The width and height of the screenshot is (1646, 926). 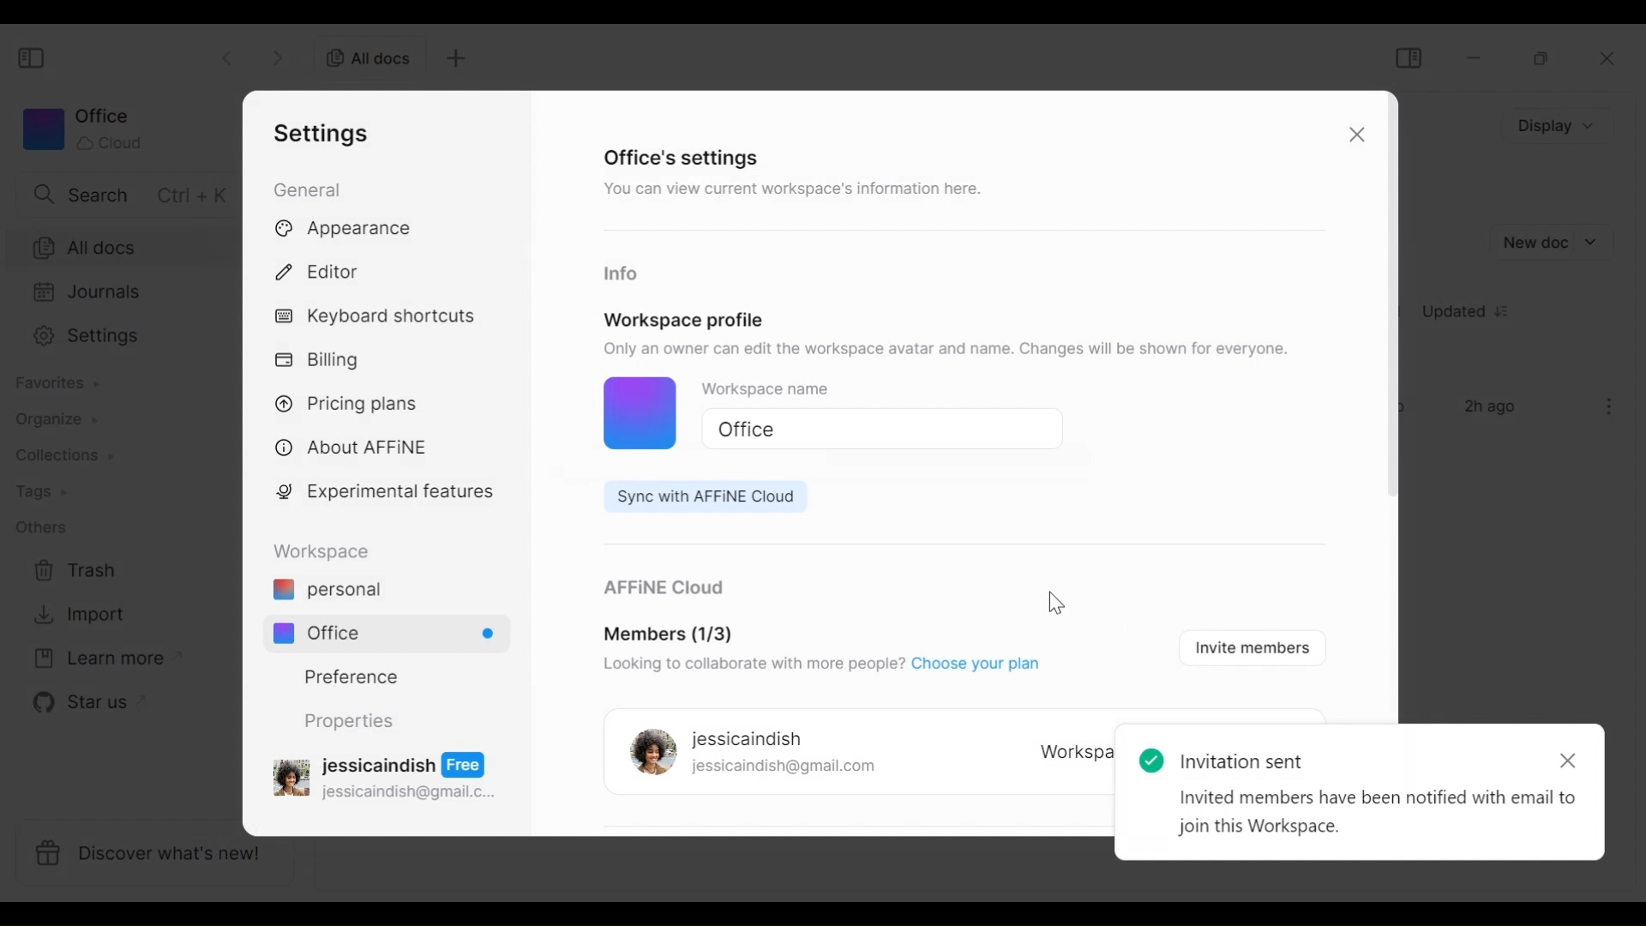 What do you see at coordinates (1610, 406) in the screenshot?
I see `More options` at bounding box center [1610, 406].